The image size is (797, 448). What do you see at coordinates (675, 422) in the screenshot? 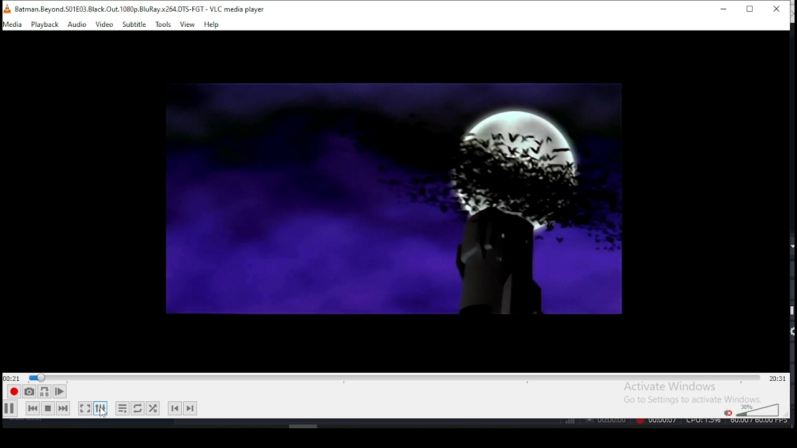
I see `` at bounding box center [675, 422].